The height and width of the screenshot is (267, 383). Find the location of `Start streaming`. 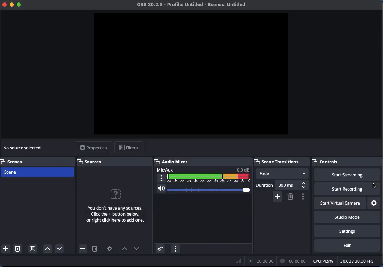

Start streaming is located at coordinates (349, 175).